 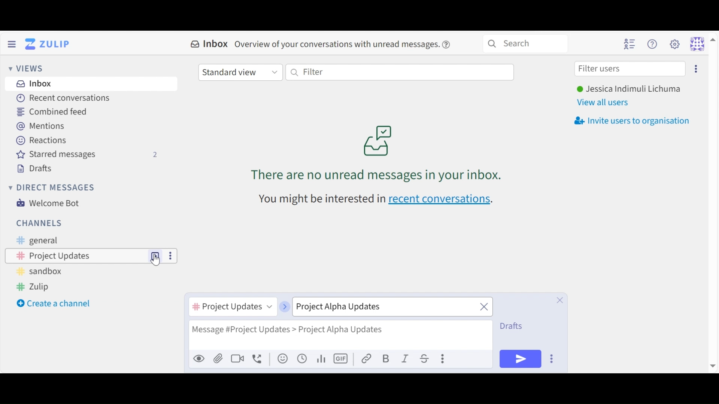 What do you see at coordinates (606, 102) in the screenshot?
I see `View all users` at bounding box center [606, 102].